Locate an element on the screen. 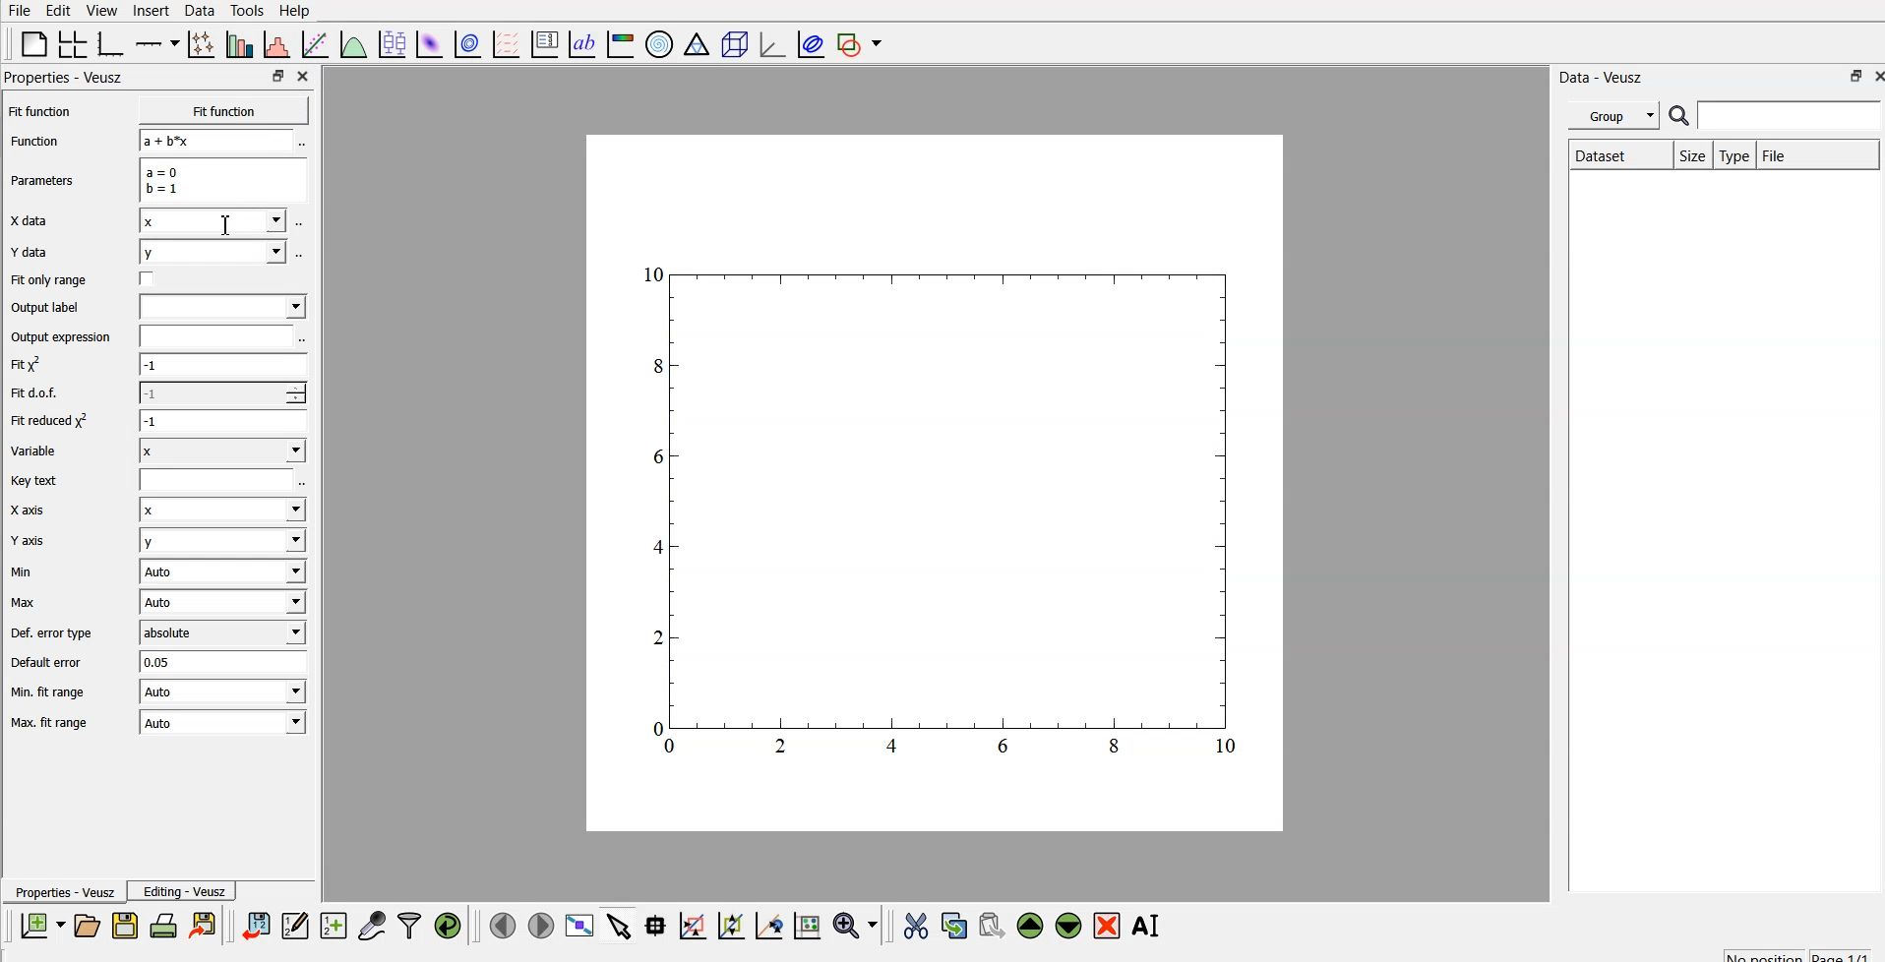 The width and height of the screenshot is (1885, 962). open a new document is located at coordinates (87, 929).